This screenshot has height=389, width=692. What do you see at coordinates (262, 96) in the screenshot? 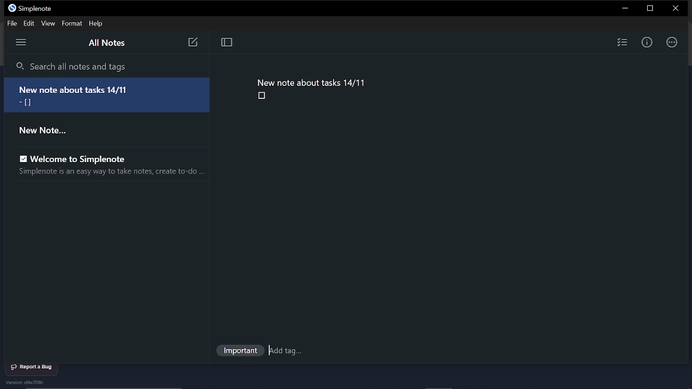
I see `checkbox` at bounding box center [262, 96].